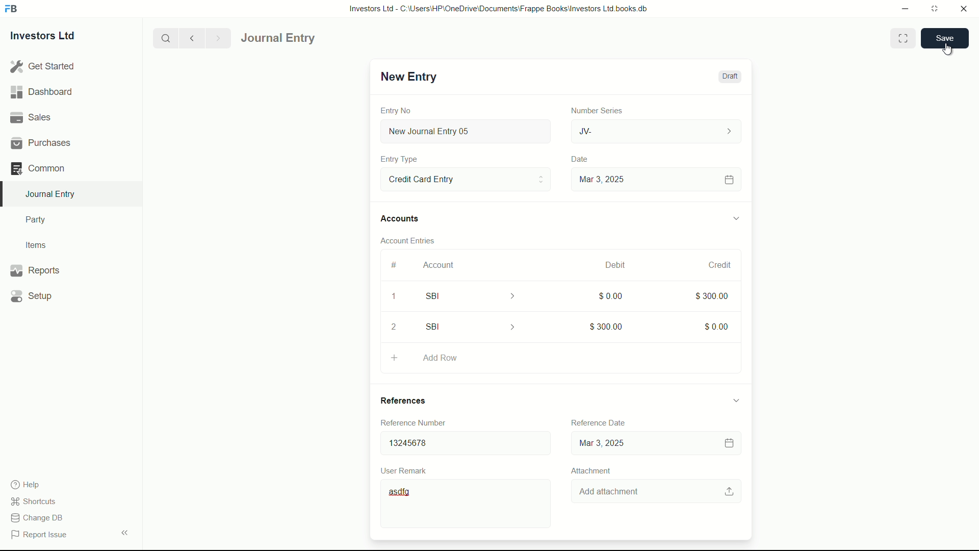  I want to click on Toggle between form and full width, so click(904, 38).